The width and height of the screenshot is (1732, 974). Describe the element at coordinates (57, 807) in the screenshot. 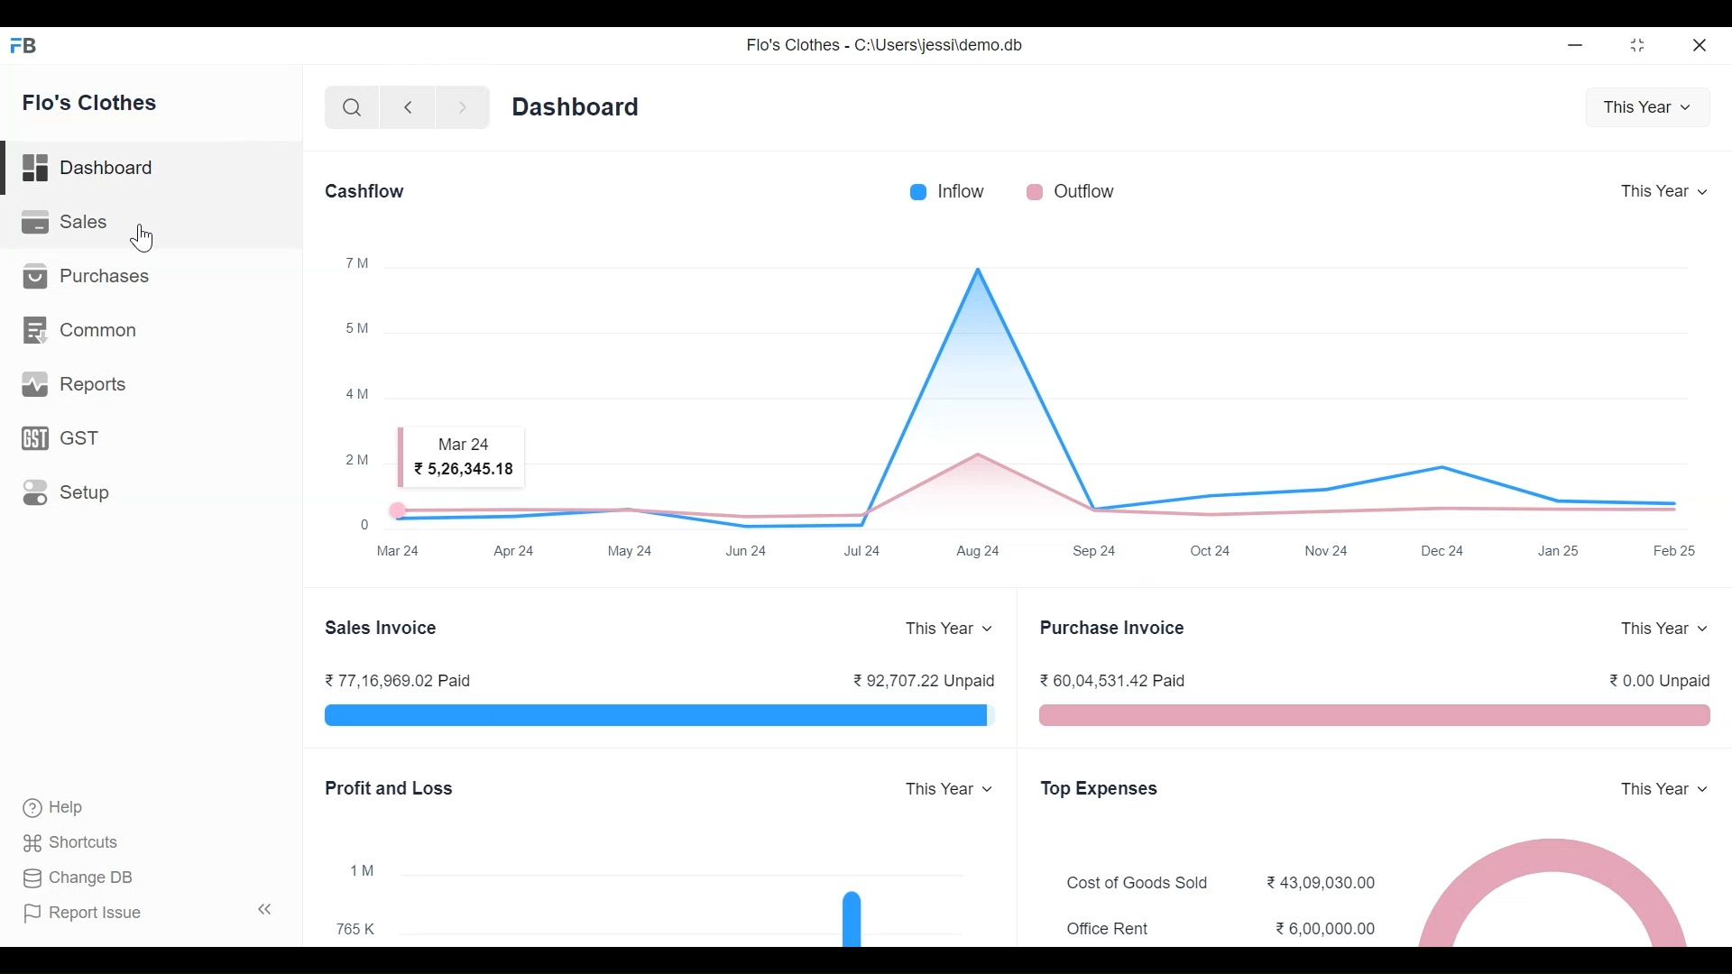

I see `Help` at that location.